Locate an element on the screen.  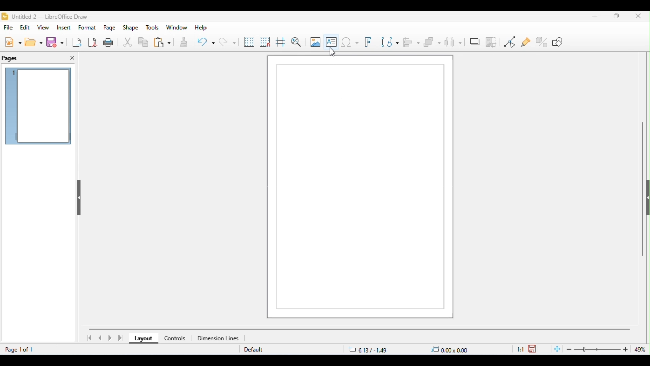
previous page is located at coordinates (100, 338).